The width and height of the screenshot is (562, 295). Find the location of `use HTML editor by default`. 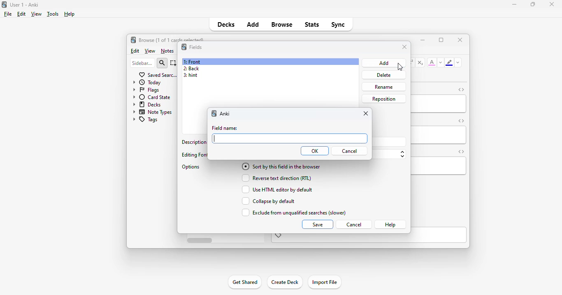

use HTML editor by default is located at coordinates (276, 189).